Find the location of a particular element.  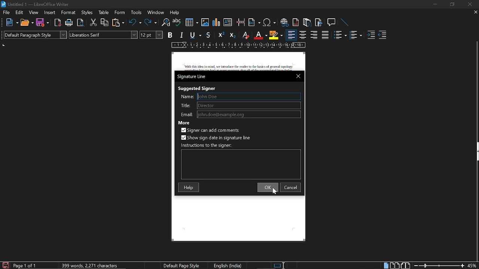

insert footnote is located at coordinates (307, 22).